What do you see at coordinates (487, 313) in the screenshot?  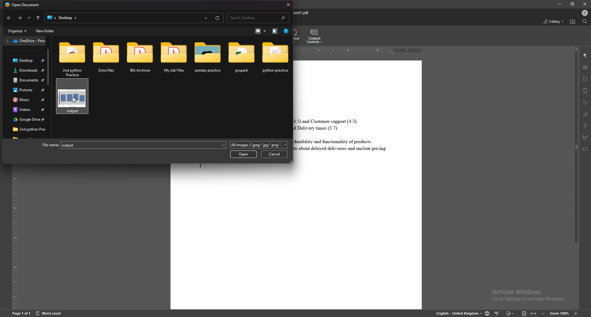 I see `change doc language` at bounding box center [487, 313].